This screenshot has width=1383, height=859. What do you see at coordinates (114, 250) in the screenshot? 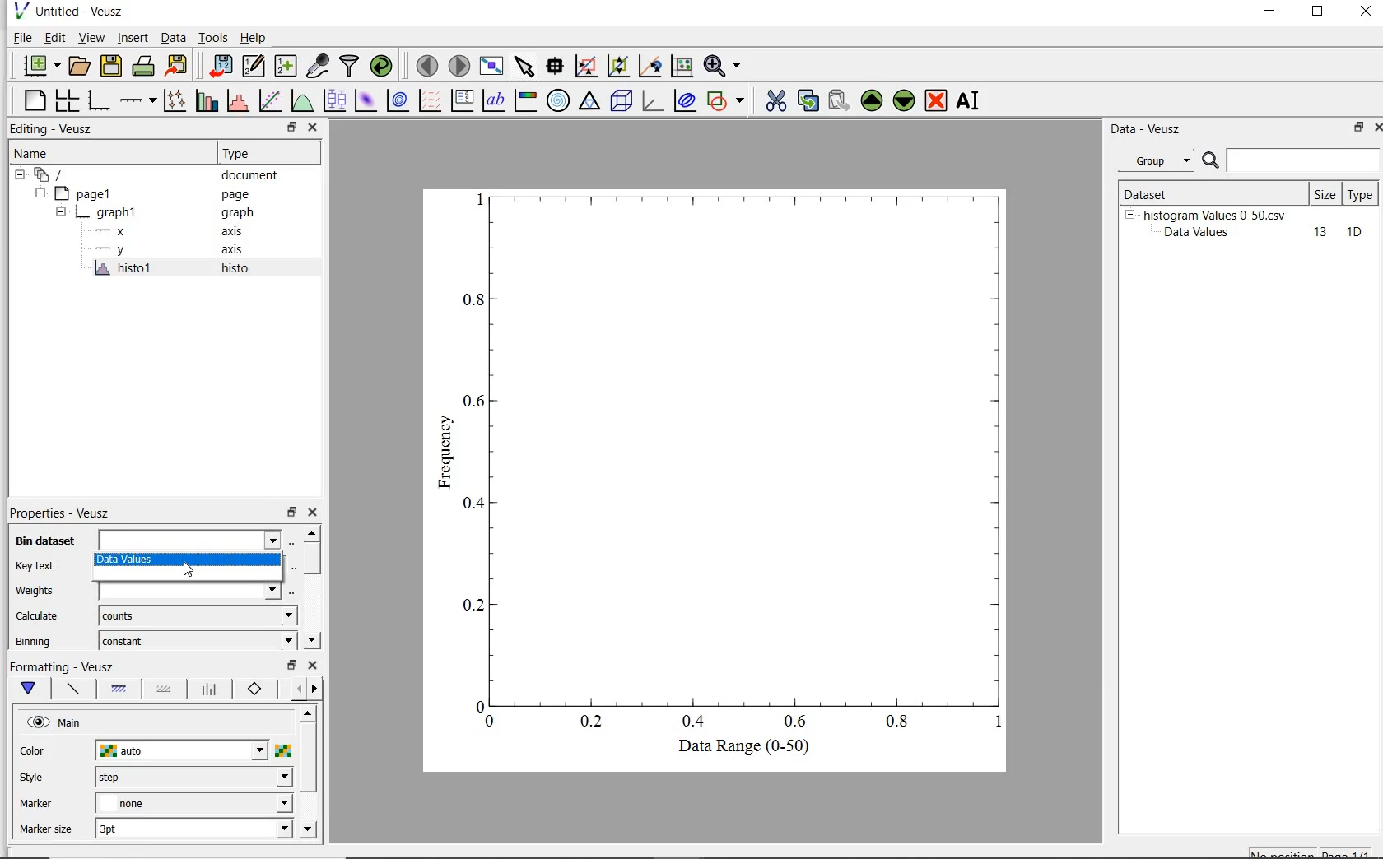
I see `y-axis` at bounding box center [114, 250].